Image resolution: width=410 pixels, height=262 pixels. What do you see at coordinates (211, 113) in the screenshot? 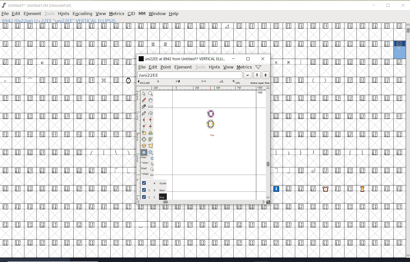
I see `a vertical ellipsis creation` at bounding box center [211, 113].